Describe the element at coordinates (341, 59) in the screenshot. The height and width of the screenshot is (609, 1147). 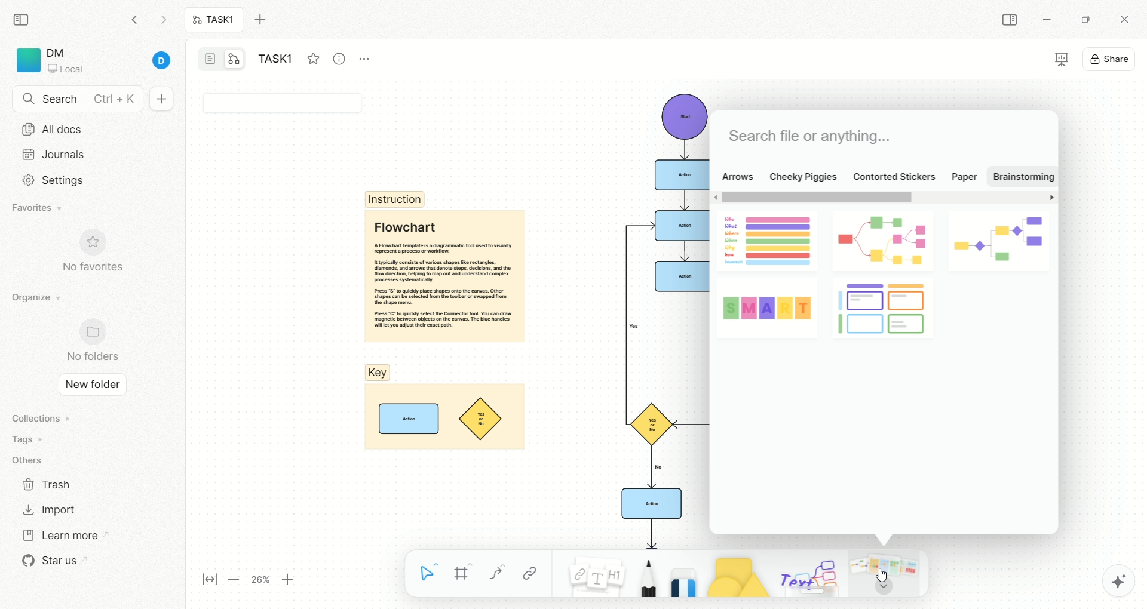
I see `view info` at that location.